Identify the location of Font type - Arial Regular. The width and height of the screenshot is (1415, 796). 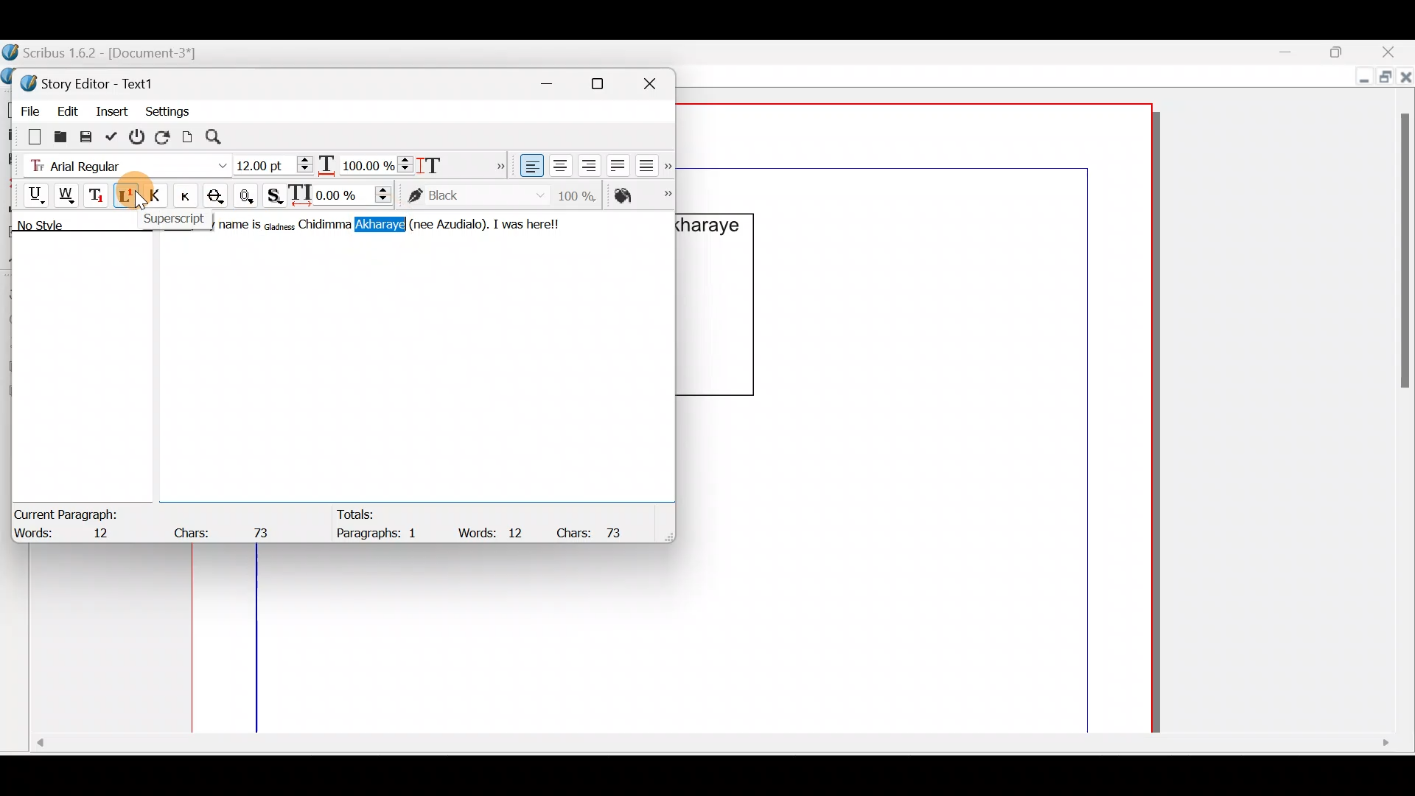
(122, 163).